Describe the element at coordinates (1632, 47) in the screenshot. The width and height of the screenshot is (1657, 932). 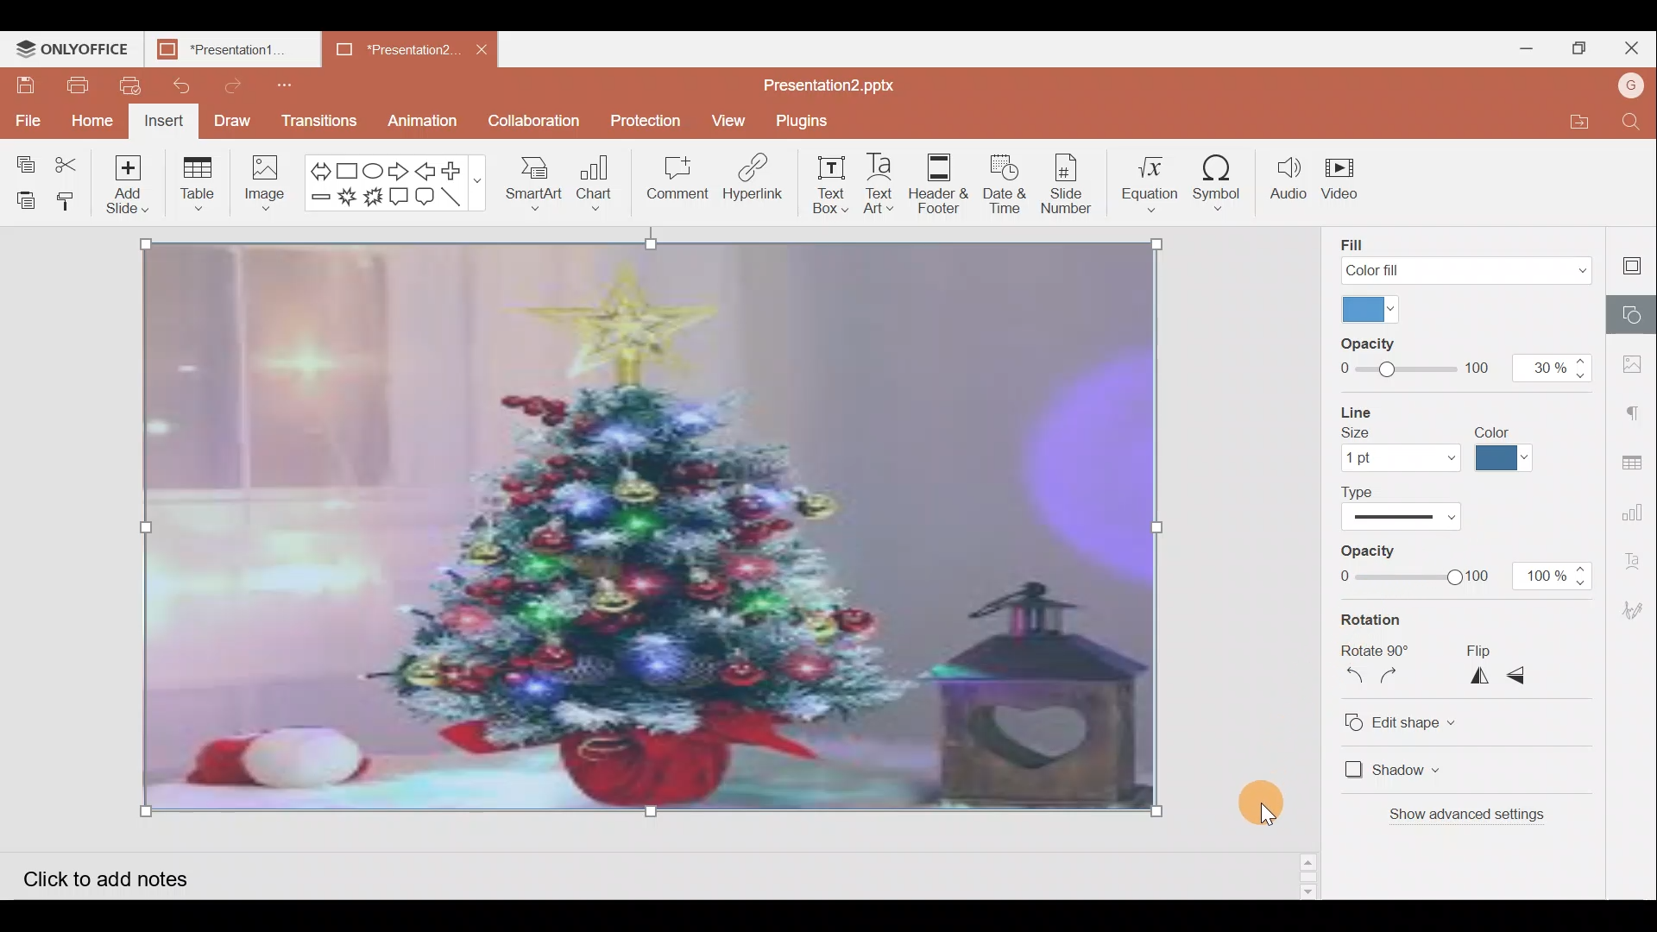
I see `Close` at that location.